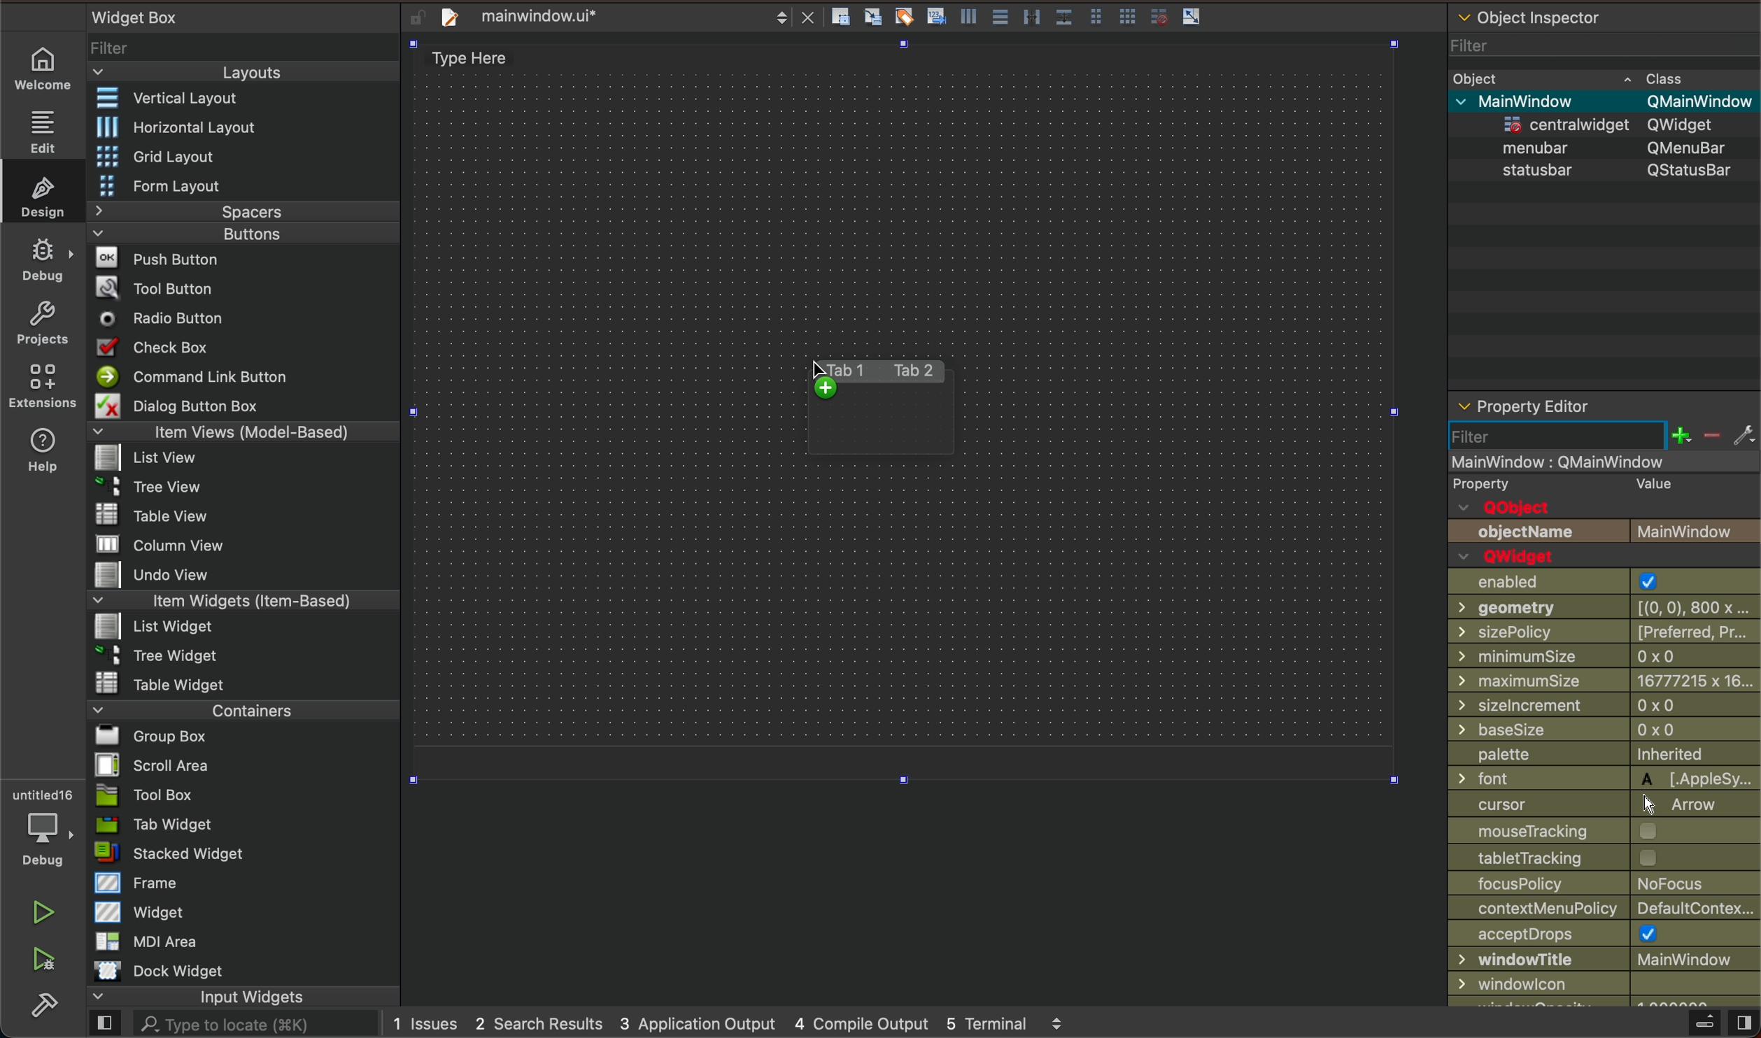 Image resolution: width=1761 pixels, height=1038 pixels. I want to click on Check Box, so click(155, 345).